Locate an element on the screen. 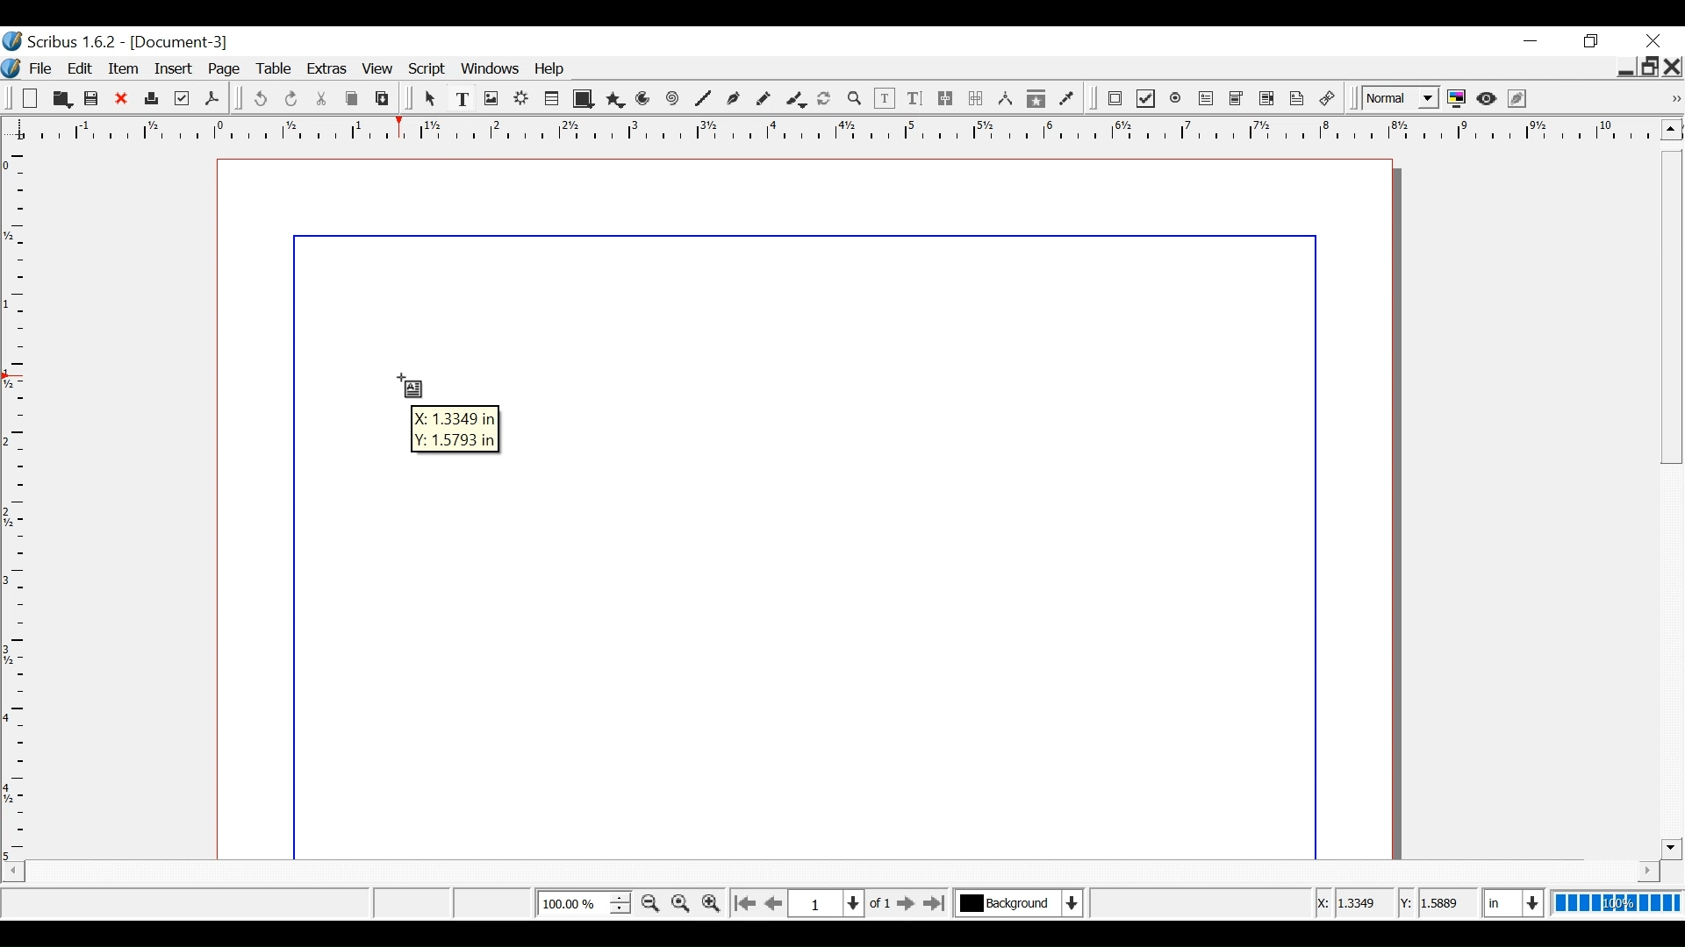 The image size is (1685, 947). Close is located at coordinates (1656, 41).